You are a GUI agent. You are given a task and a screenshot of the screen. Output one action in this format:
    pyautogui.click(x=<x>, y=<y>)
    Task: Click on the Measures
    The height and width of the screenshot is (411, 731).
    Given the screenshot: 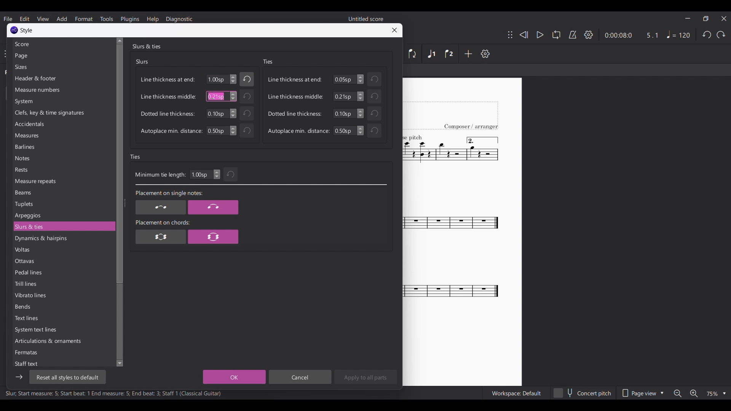 What is the action you would take?
    pyautogui.click(x=62, y=135)
    